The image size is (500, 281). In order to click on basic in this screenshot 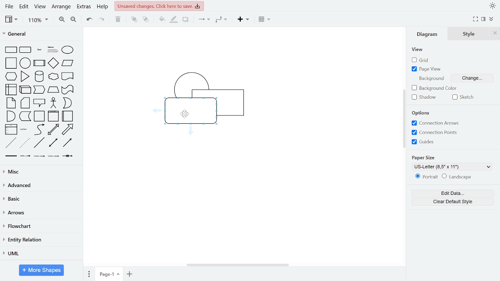, I will do `click(41, 199)`.